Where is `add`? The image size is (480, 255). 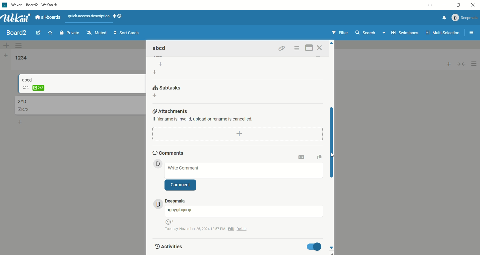
add is located at coordinates (449, 63).